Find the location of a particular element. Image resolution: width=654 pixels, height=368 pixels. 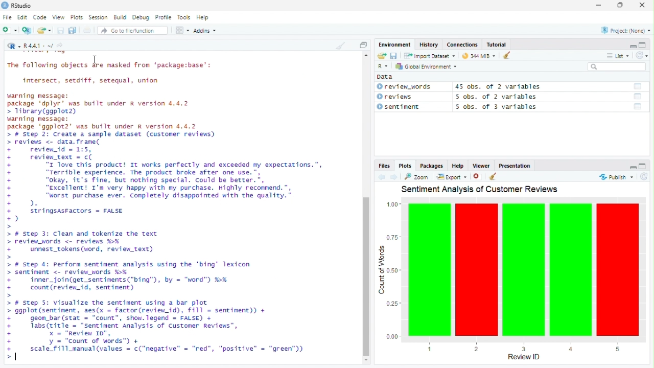

R is located at coordinates (384, 67).